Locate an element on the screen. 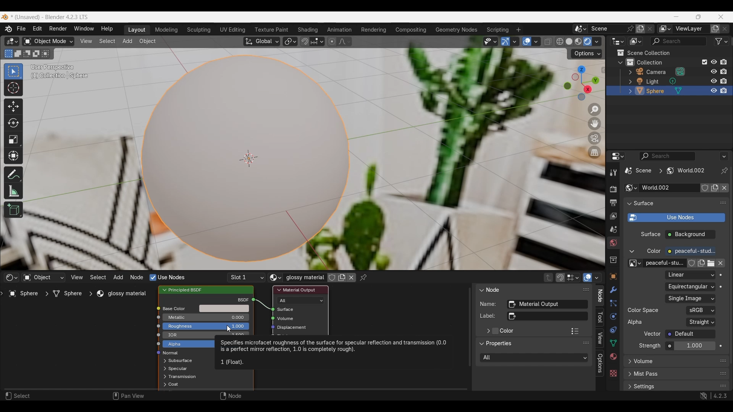 The width and height of the screenshot is (733, 412). Transform pivot point is located at coordinates (290, 42).